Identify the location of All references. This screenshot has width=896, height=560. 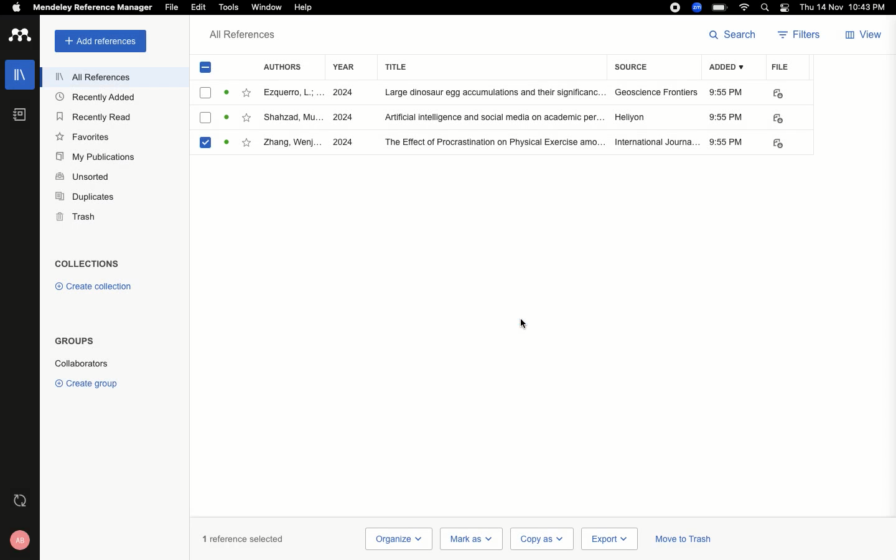
(93, 79).